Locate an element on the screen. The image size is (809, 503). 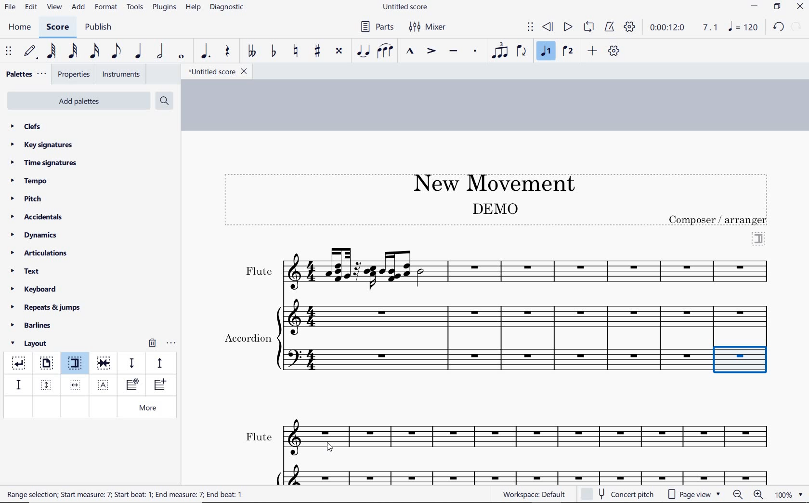
slur is located at coordinates (386, 52).